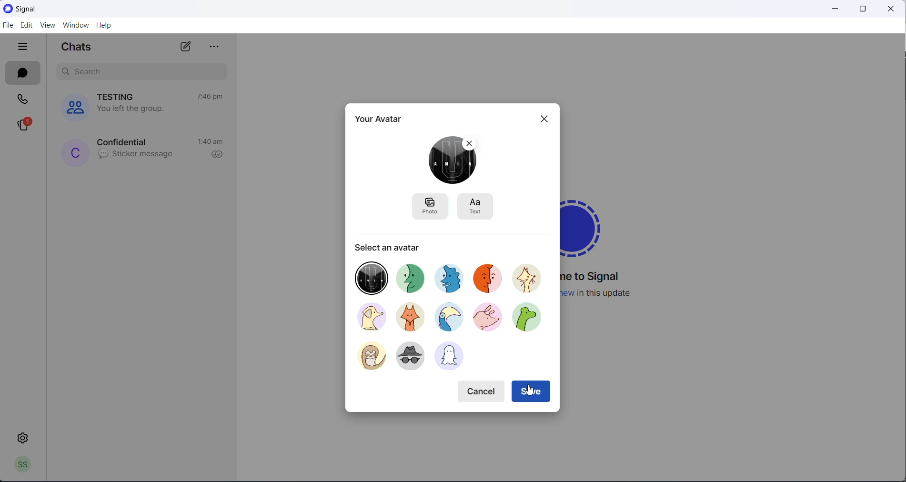 Image resolution: width=906 pixels, height=482 pixels. Describe the element at coordinates (413, 357) in the screenshot. I see `avatar` at that location.